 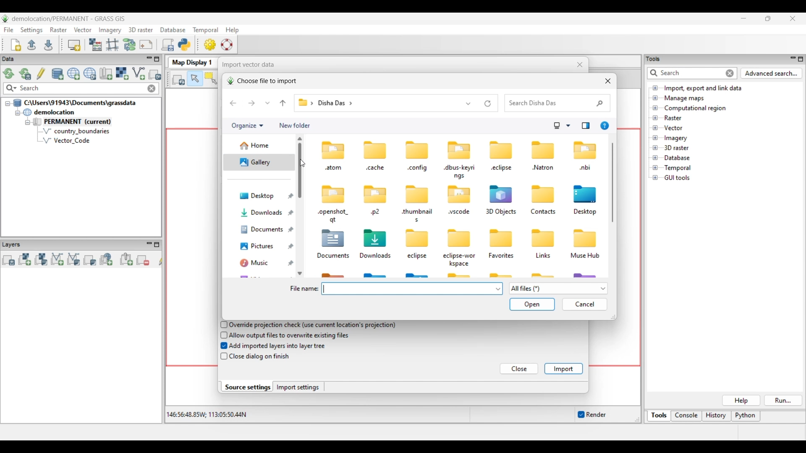 What do you see at coordinates (332, 169) in the screenshot?
I see `atom` at bounding box center [332, 169].